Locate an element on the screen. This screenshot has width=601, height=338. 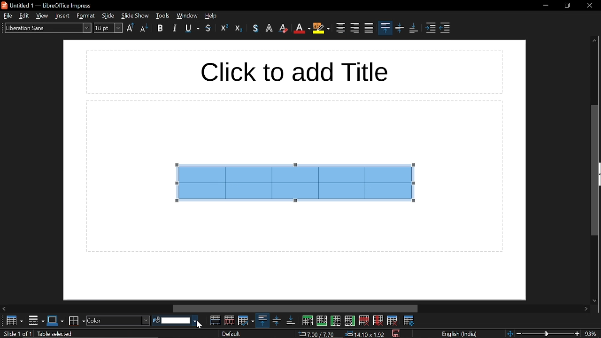
click to add title is located at coordinates (298, 72).